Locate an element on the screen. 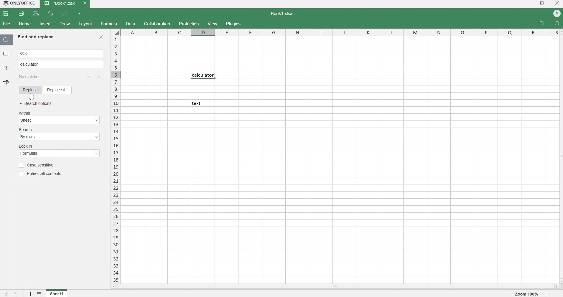 This screenshot has height=297, width=563. calc is located at coordinates (68, 197).